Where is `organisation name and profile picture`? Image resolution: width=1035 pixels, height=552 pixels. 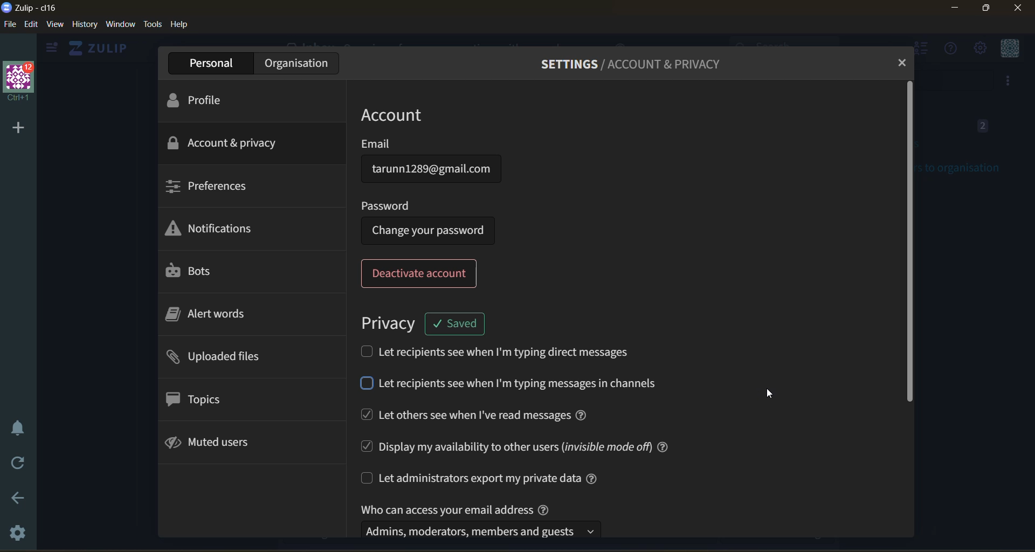
organisation name and profile picture is located at coordinates (20, 82).